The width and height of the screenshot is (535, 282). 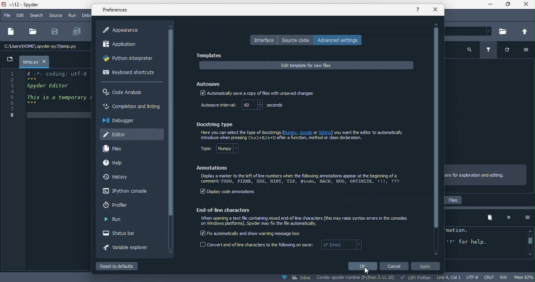 What do you see at coordinates (213, 168) in the screenshot?
I see `annotations` at bounding box center [213, 168].